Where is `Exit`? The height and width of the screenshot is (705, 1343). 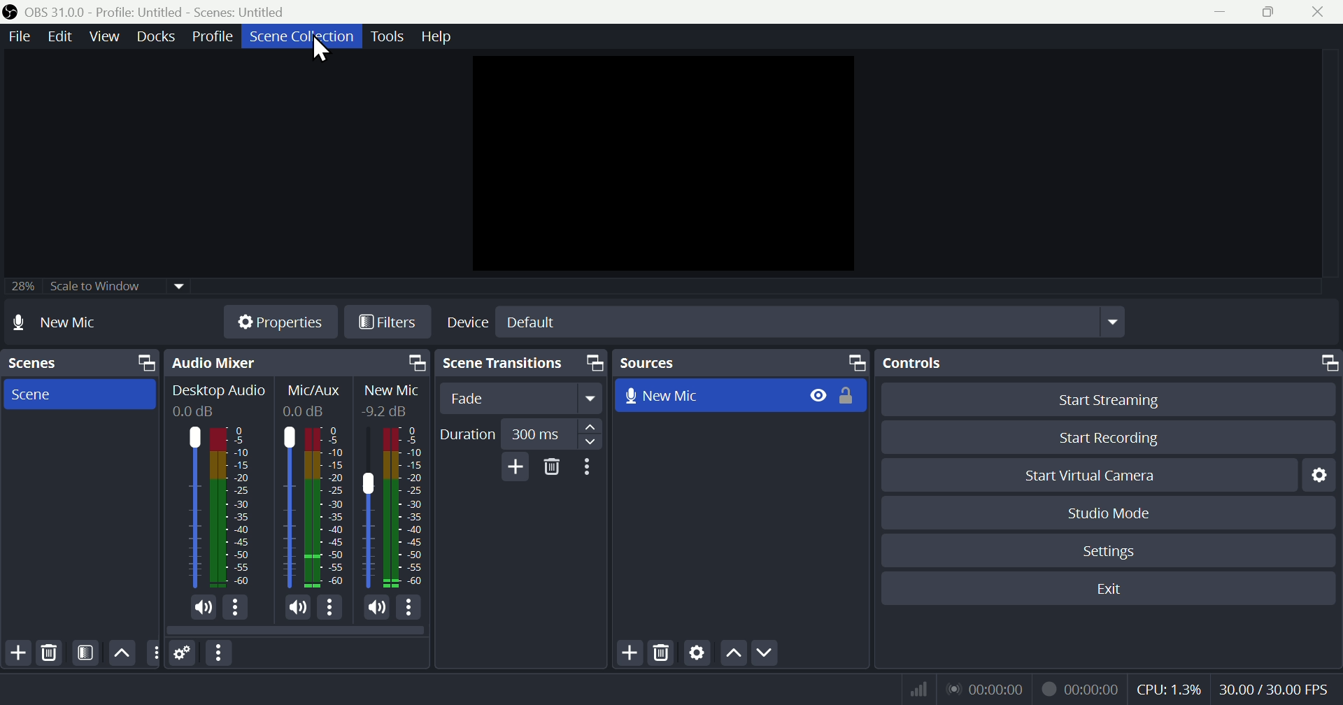 Exit is located at coordinates (1111, 590).